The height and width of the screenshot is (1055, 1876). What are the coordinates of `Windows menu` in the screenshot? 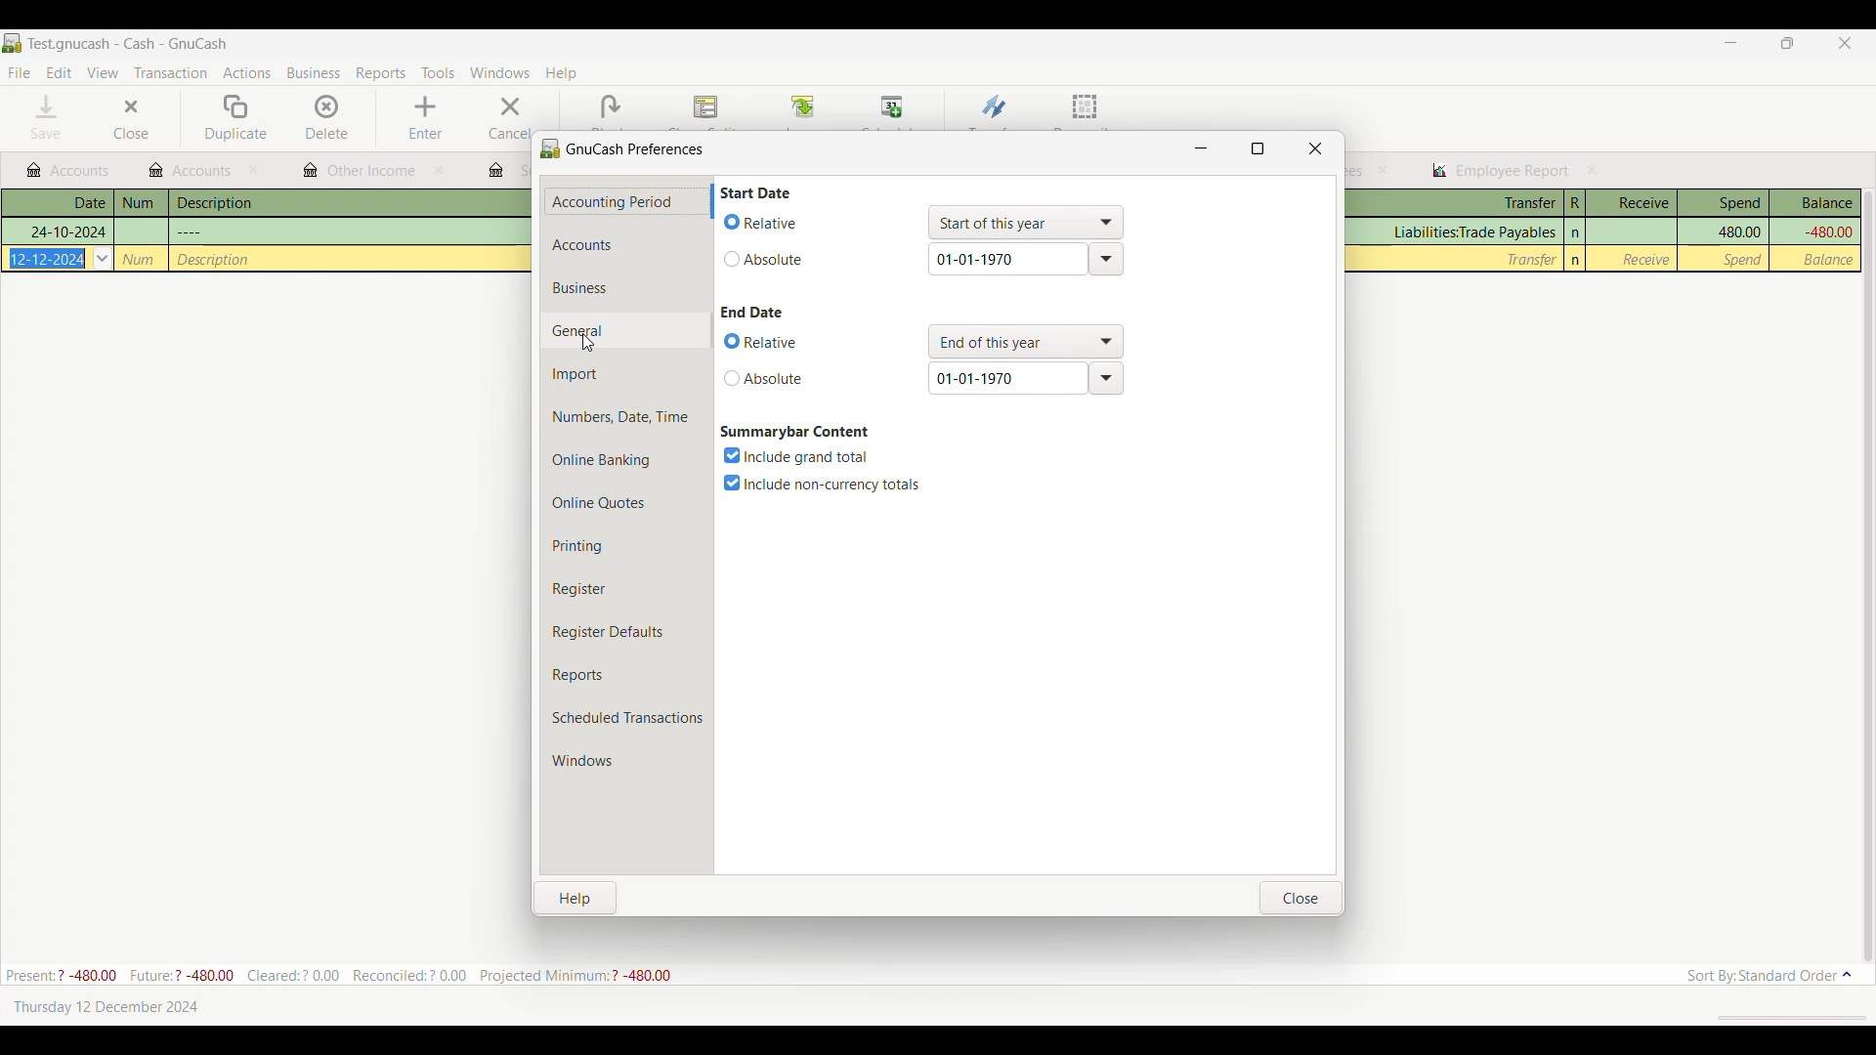 It's located at (500, 72).